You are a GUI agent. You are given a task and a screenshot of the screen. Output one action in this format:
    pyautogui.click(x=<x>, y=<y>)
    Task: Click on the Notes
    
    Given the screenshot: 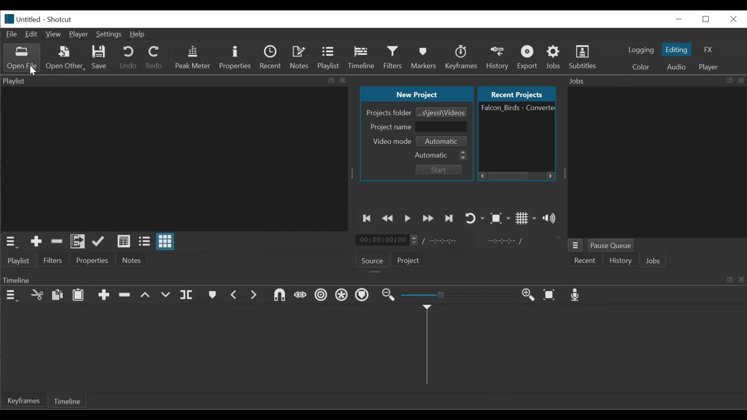 What is the action you would take?
    pyautogui.click(x=132, y=260)
    